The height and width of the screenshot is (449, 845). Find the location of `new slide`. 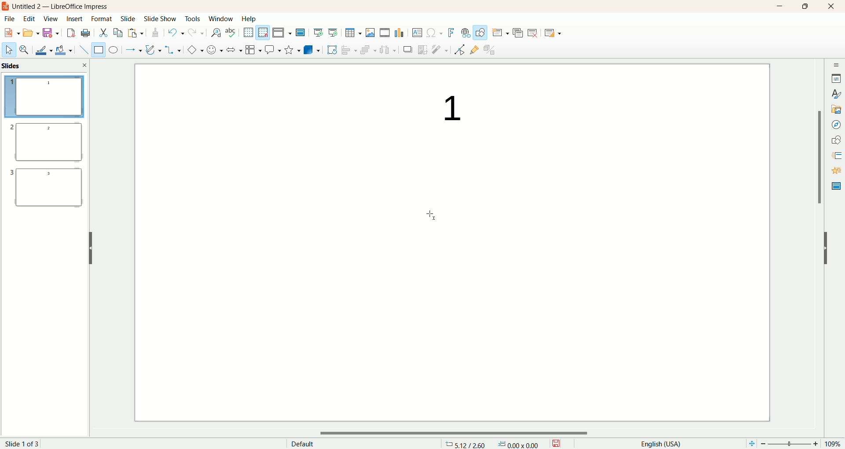

new slide is located at coordinates (500, 32).